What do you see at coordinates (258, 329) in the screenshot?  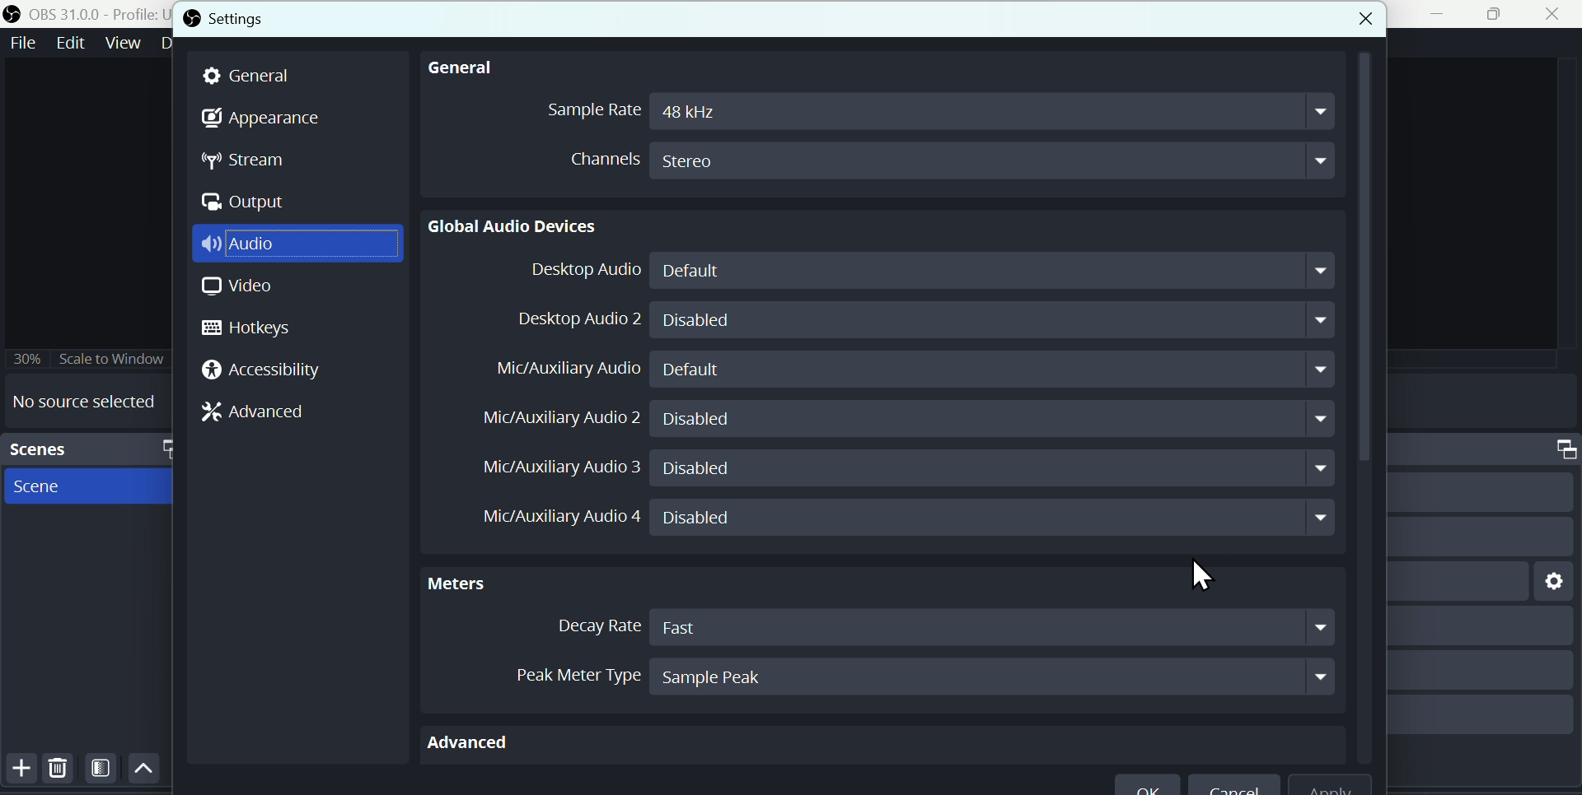 I see `Hotkeys` at bounding box center [258, 329].